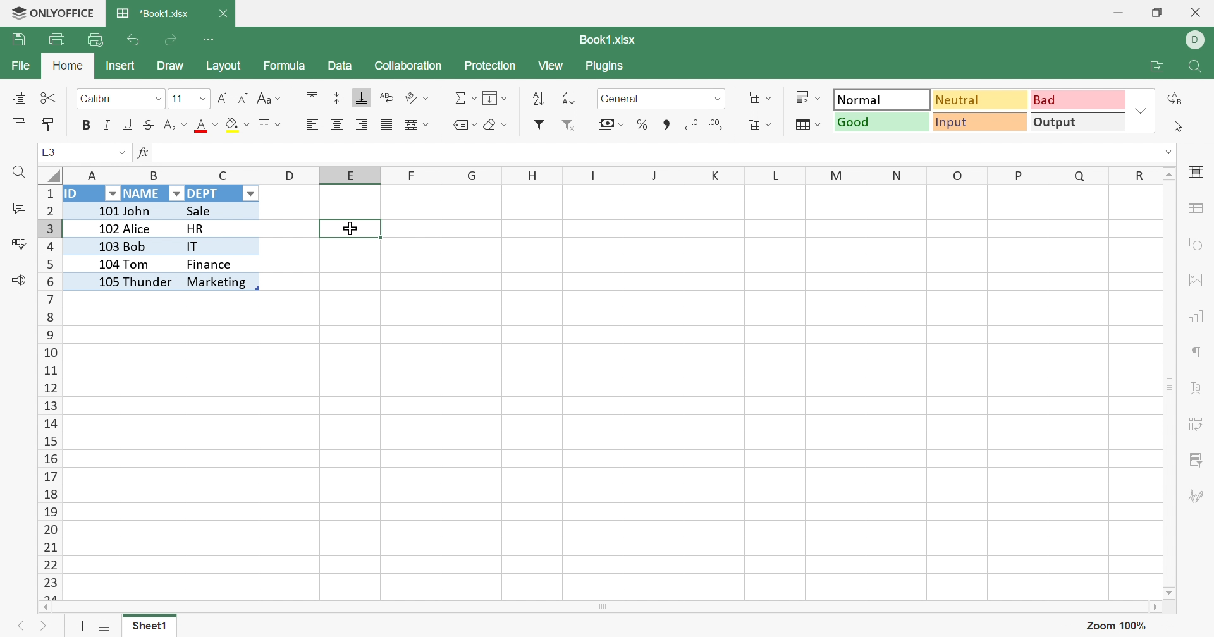 Image resolution: width=1214 pixels, height=637 pixels. What do you see at coordinates (352, 227) in the screenshot?
I see `Cursor` at bounding box center [352, 227].